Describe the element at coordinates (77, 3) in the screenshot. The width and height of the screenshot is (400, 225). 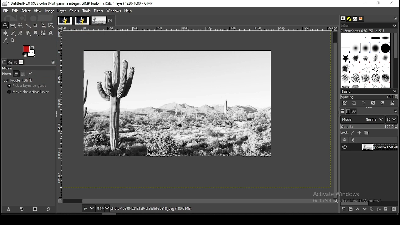
I see `icon and file name` at that location.